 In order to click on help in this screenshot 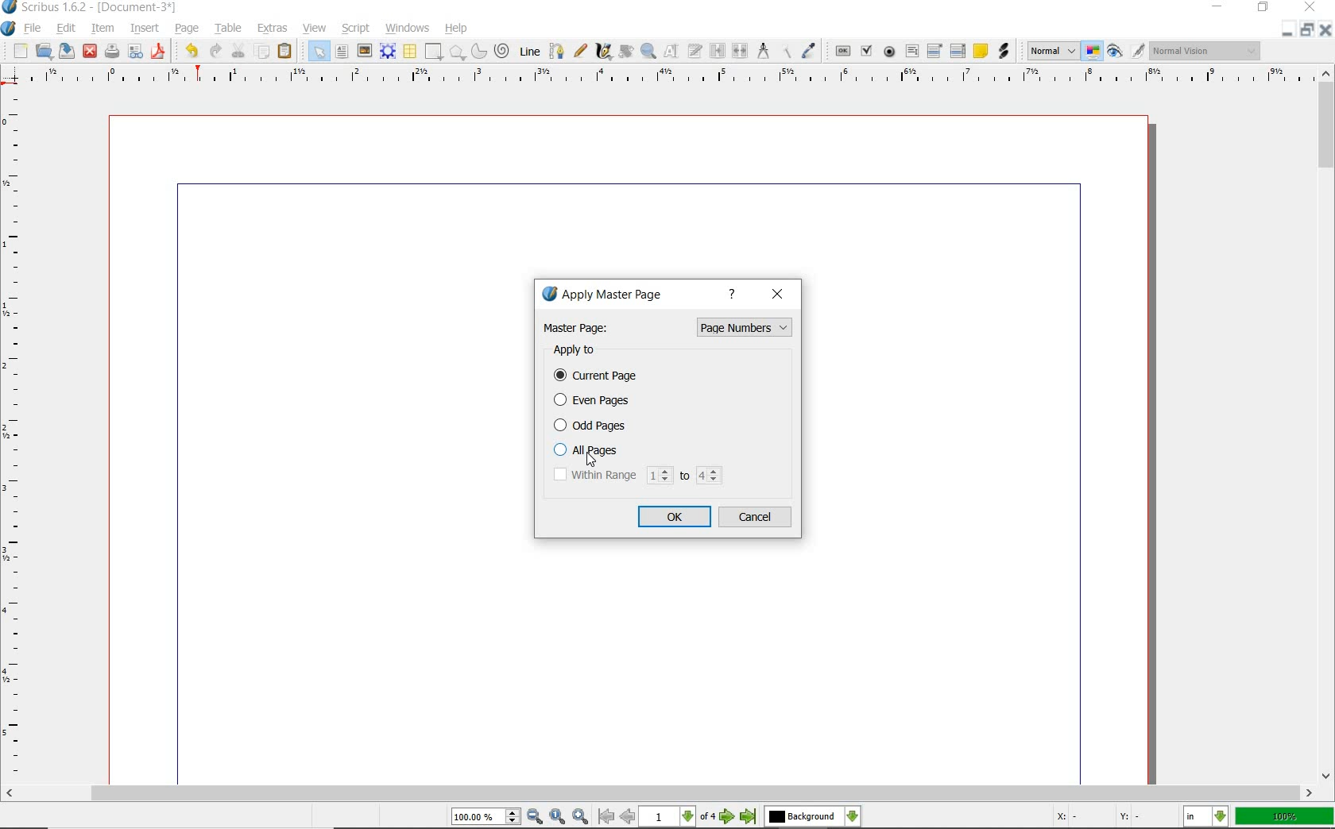, I will do `click(455, 29)`.